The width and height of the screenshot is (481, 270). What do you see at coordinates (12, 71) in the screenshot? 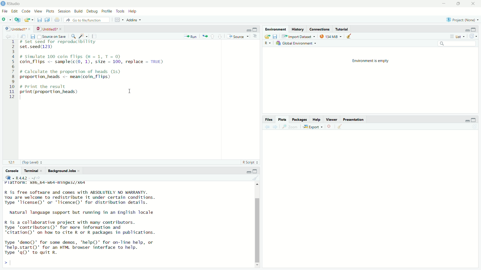
I see `serial number` at bounding box center [12, 71].